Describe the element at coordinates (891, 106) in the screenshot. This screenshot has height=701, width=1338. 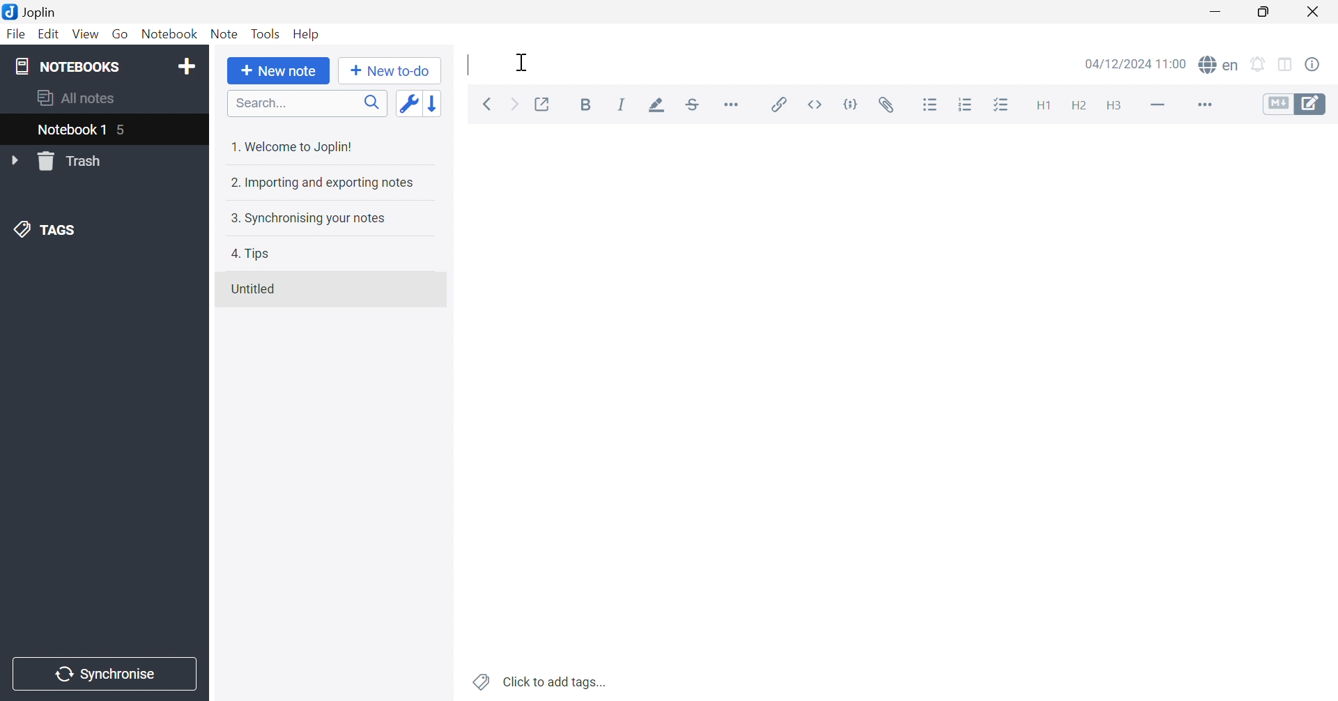
I see `Attach file` at that location.